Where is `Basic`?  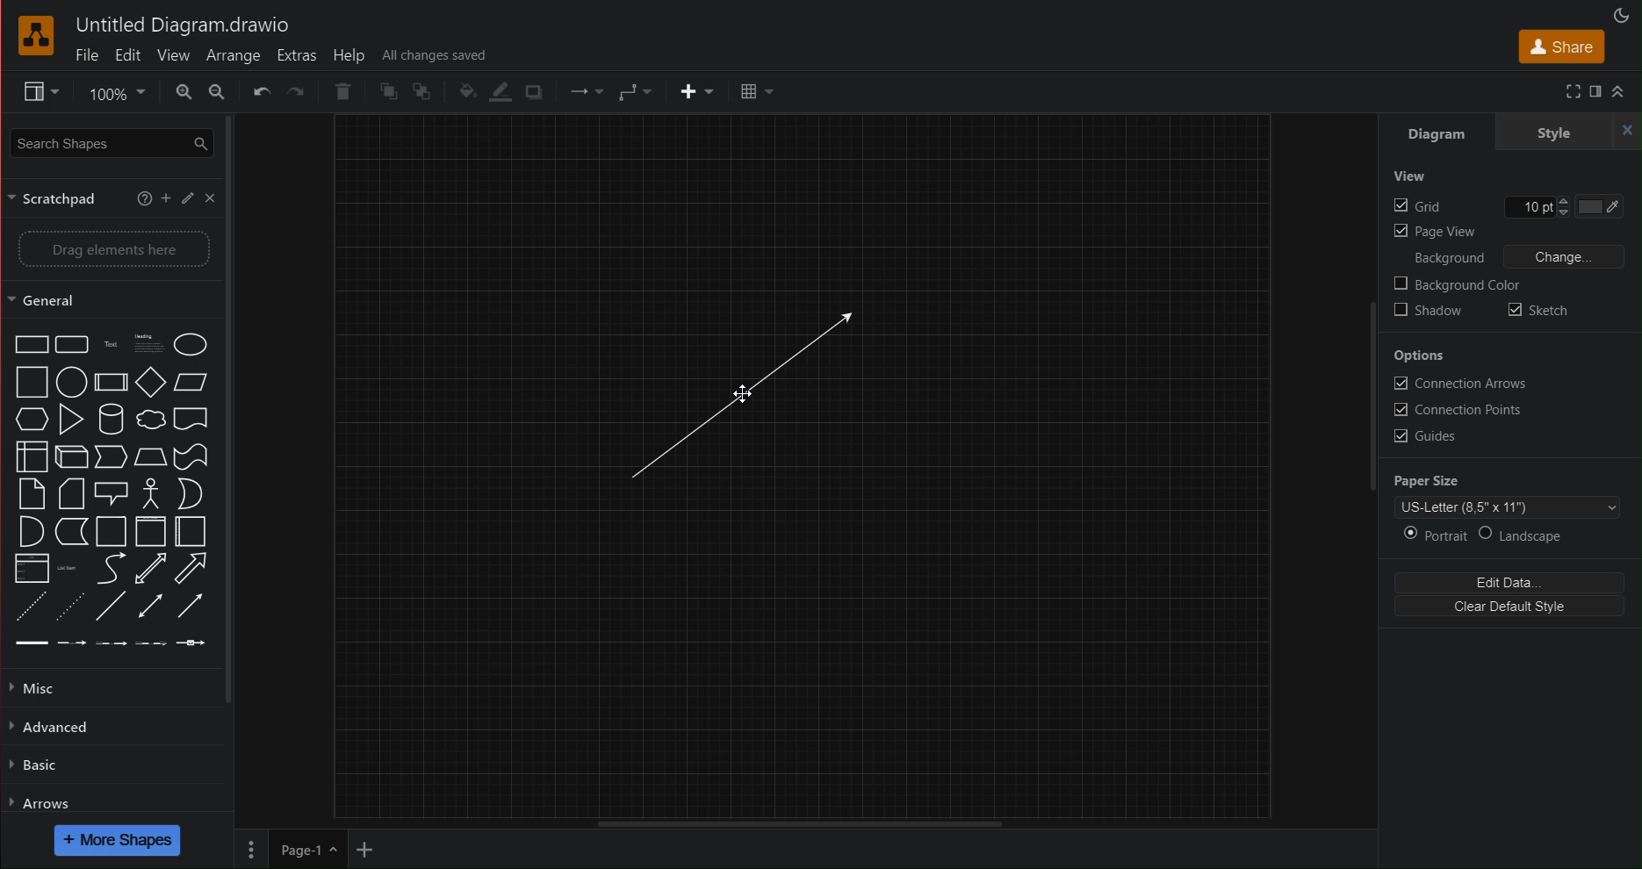
Basic is located at coordinates (35, 767).